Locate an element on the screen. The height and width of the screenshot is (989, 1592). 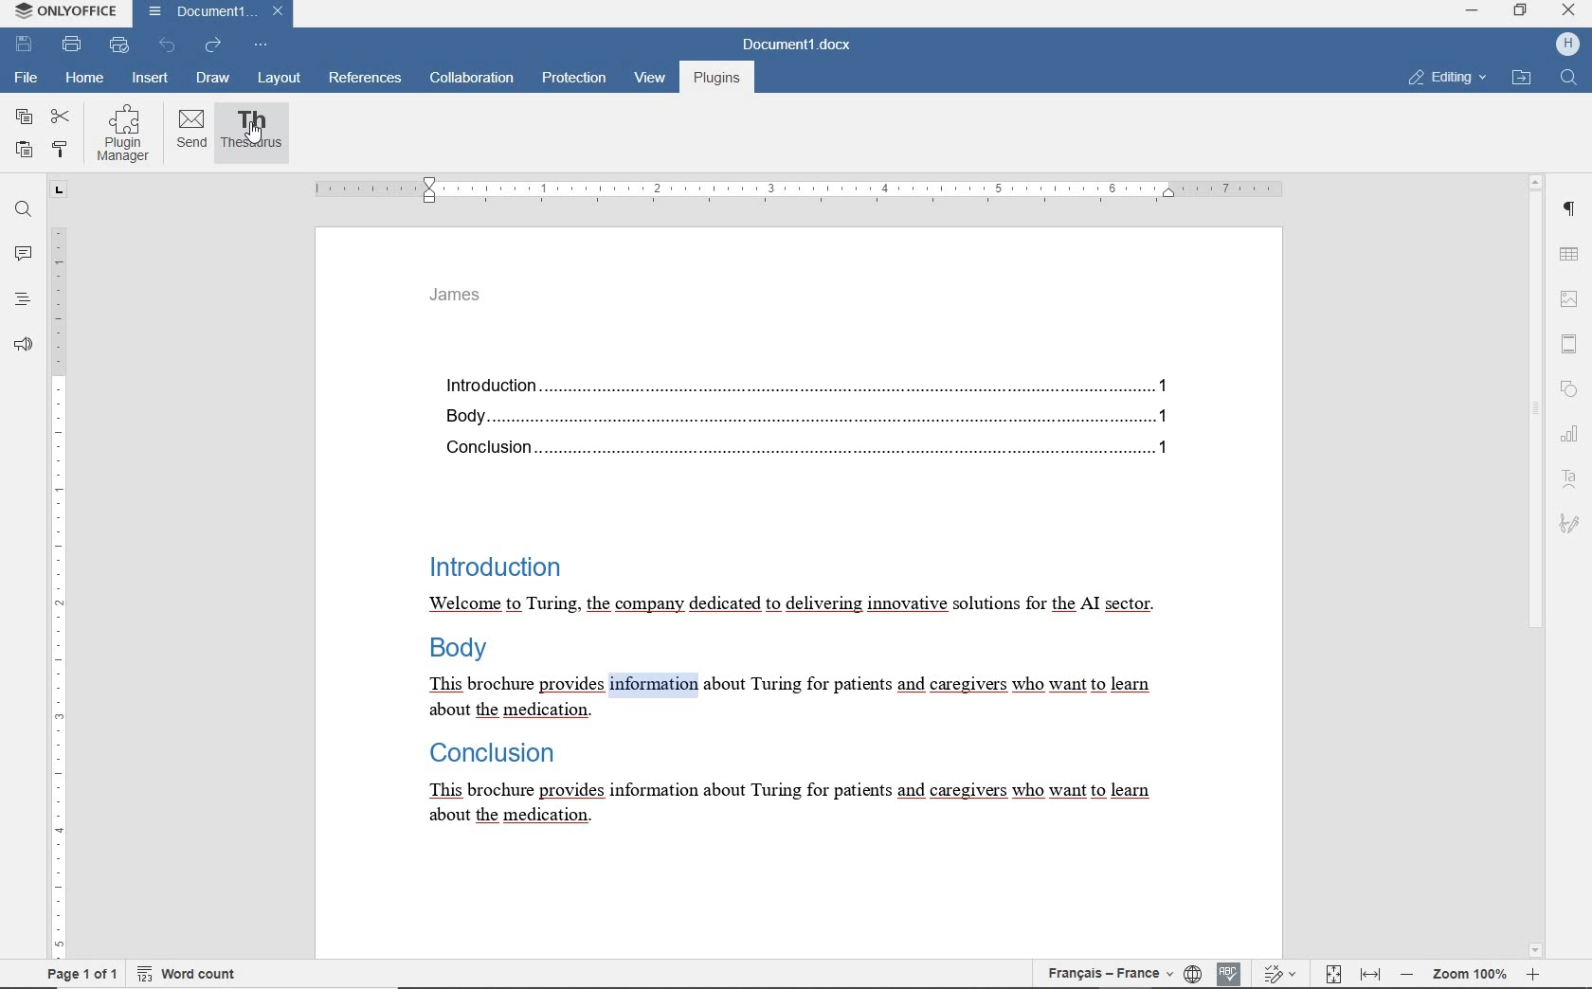
FIT TO WIDTH is located at coordinates (1367, 973).